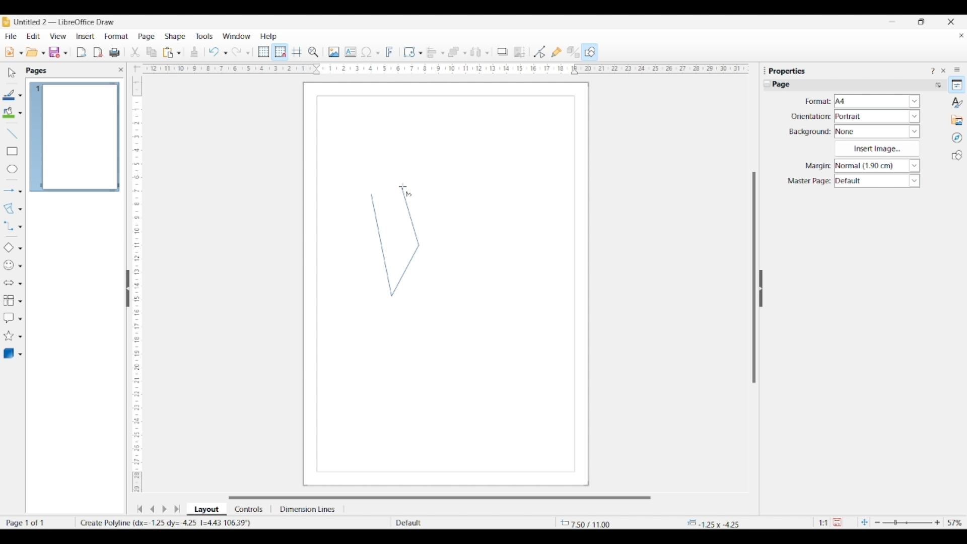 Image resolution: width=967 pixels, height=544 pixels. Describe the element at coordinates (114, 52) in the screenshot. I see `Print` at that location.